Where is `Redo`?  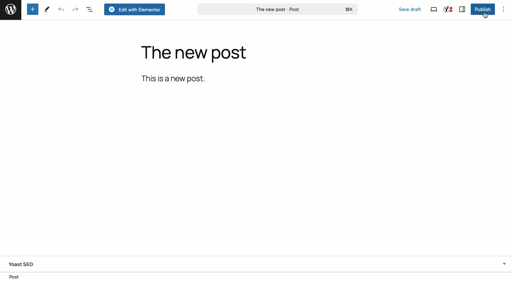 Redo is located at coordinates (76, 9).